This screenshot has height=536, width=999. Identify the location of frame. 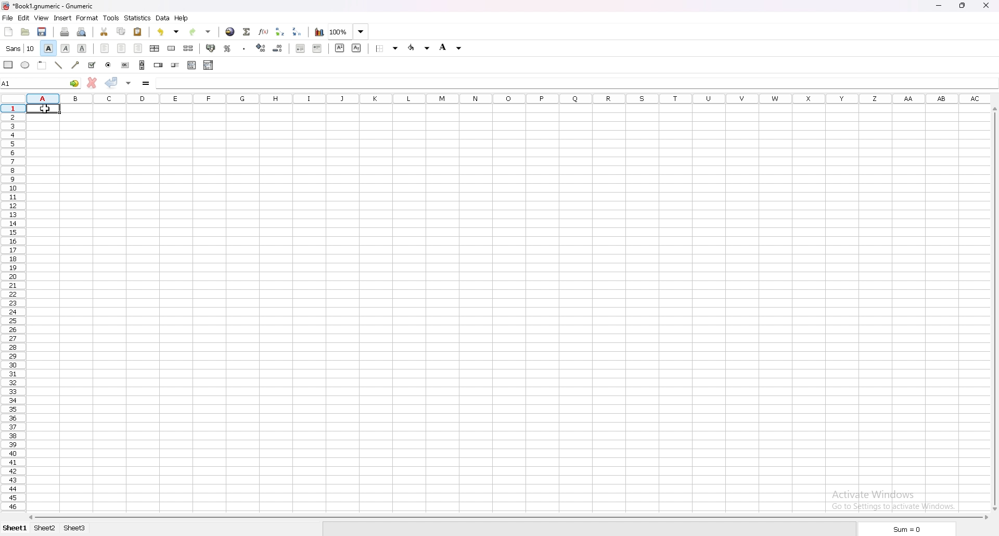
(42, 65).